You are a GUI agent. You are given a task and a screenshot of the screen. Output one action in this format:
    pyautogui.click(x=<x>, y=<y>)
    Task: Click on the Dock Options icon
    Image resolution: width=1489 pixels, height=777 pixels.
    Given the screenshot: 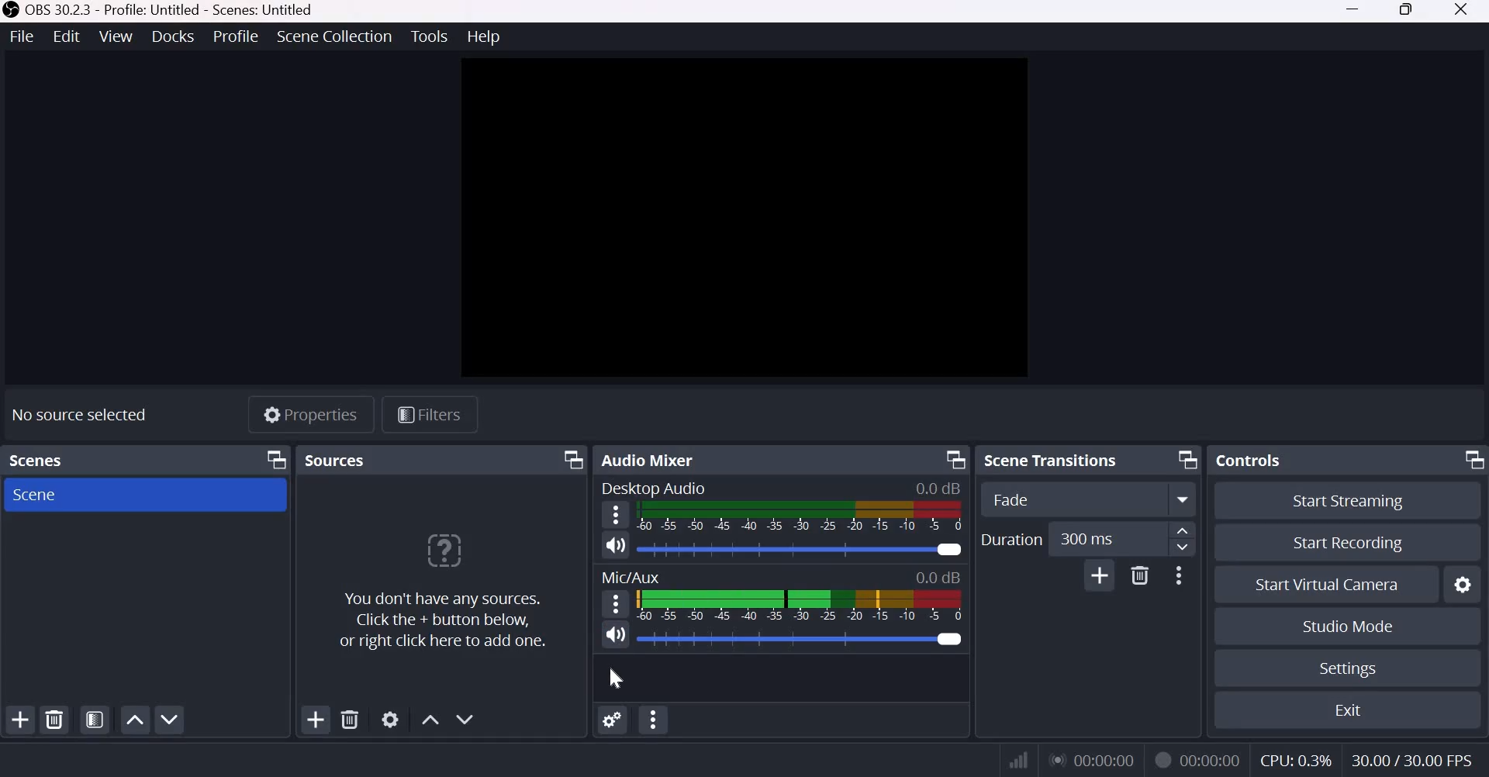 What is the action you would take?
    pyautogui.click(x=1186, y=461)
    